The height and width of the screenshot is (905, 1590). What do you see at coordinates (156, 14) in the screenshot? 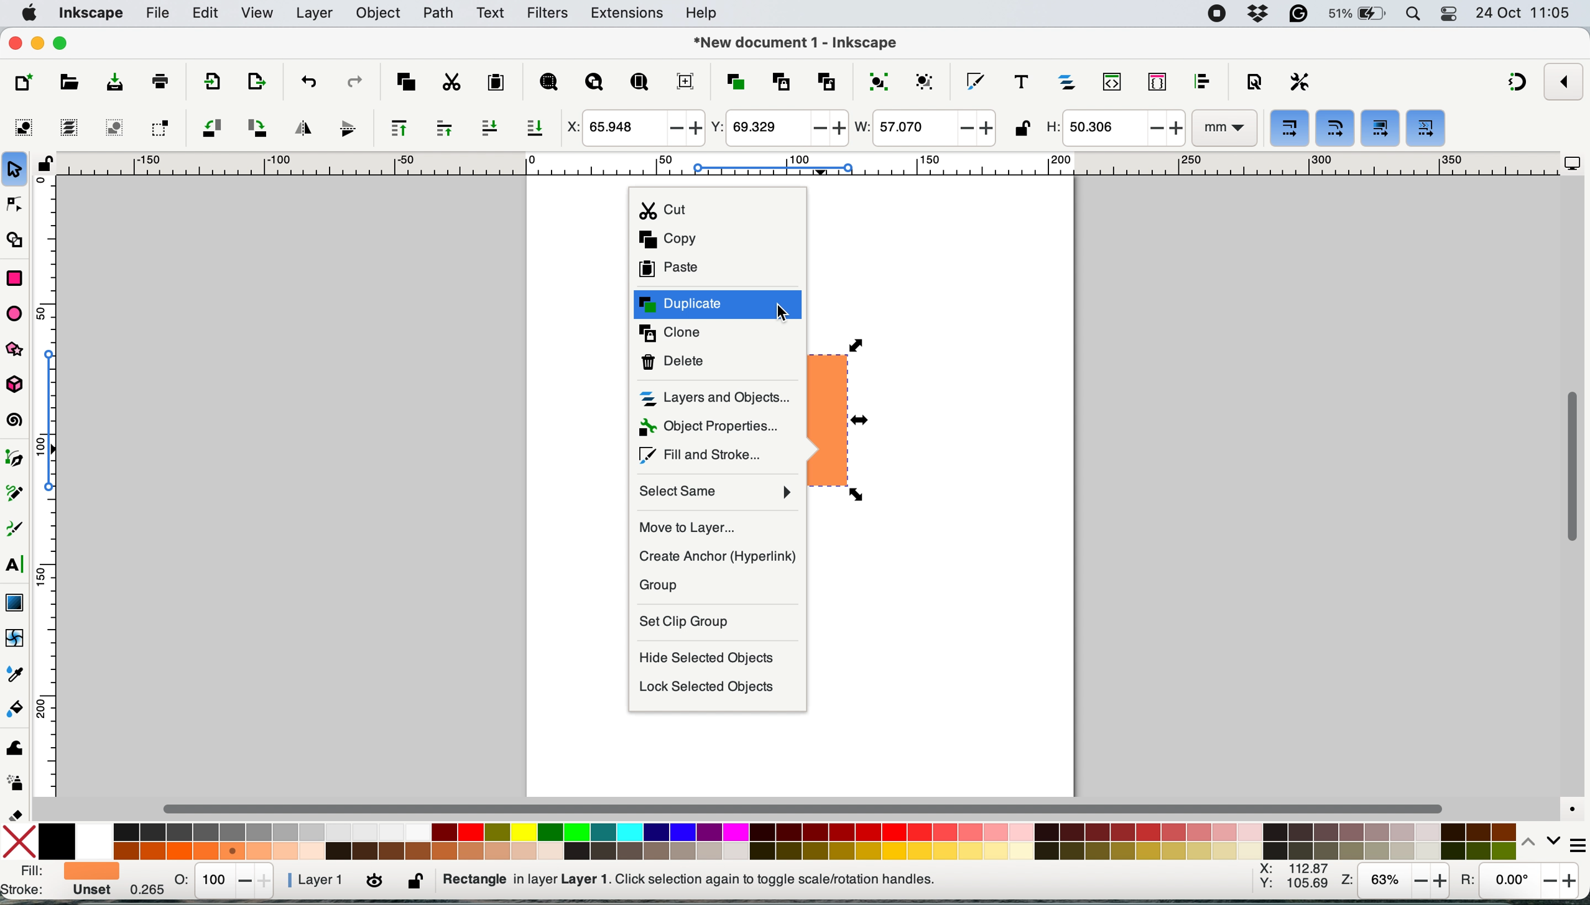
I see `file` at bounding box center [156, 14].